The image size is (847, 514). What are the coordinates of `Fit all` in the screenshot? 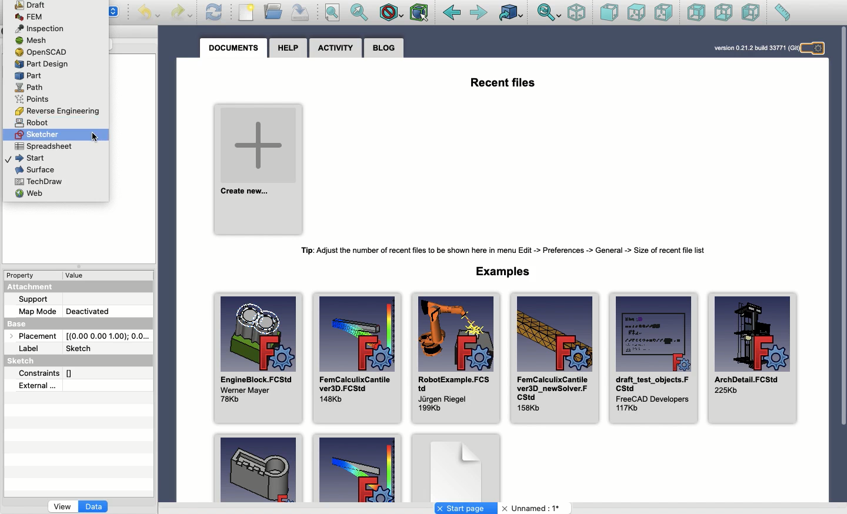 It's located at (332, 13).